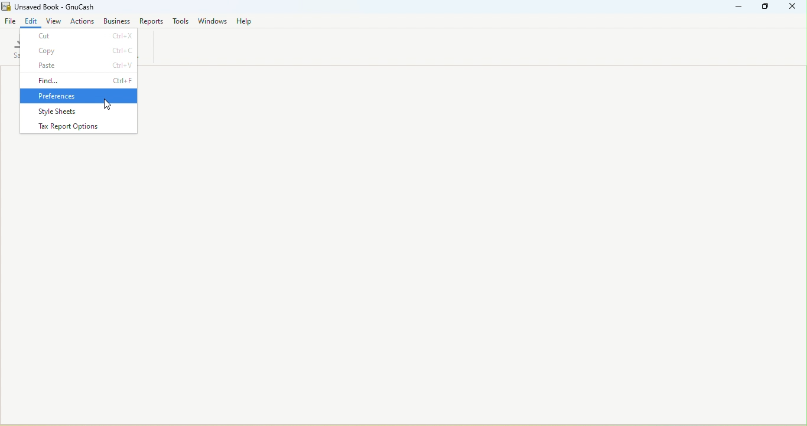 Image resolution: width=807 pixels, height=426 pixels. Describe the element at coordinates (79, 36) in the screenshot. I see `Cut` at that location.